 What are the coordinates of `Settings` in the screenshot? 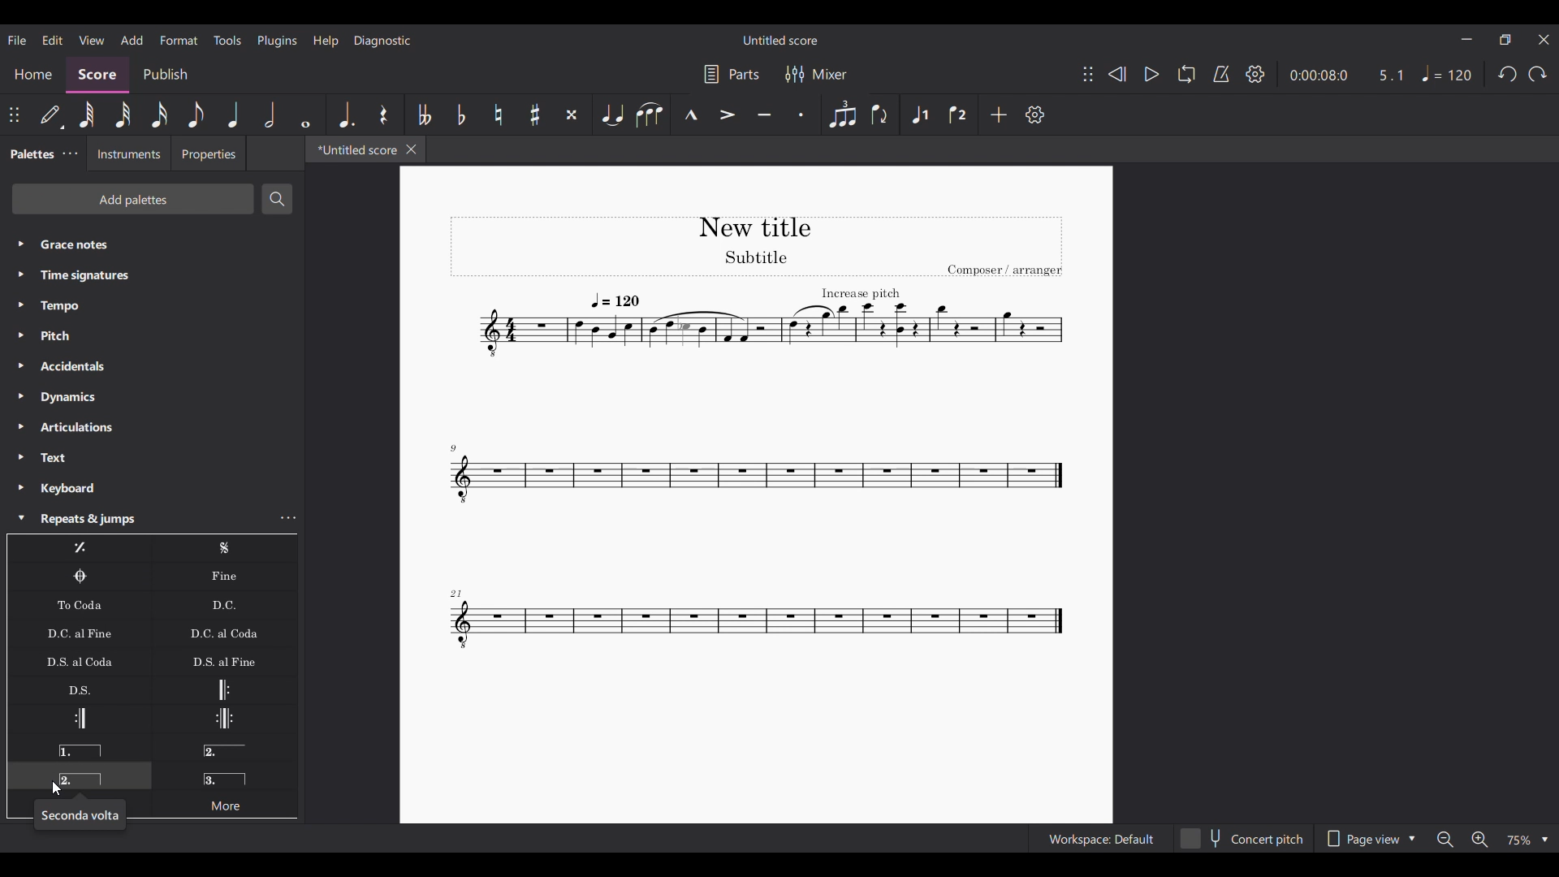 It's located at (1255, 74).